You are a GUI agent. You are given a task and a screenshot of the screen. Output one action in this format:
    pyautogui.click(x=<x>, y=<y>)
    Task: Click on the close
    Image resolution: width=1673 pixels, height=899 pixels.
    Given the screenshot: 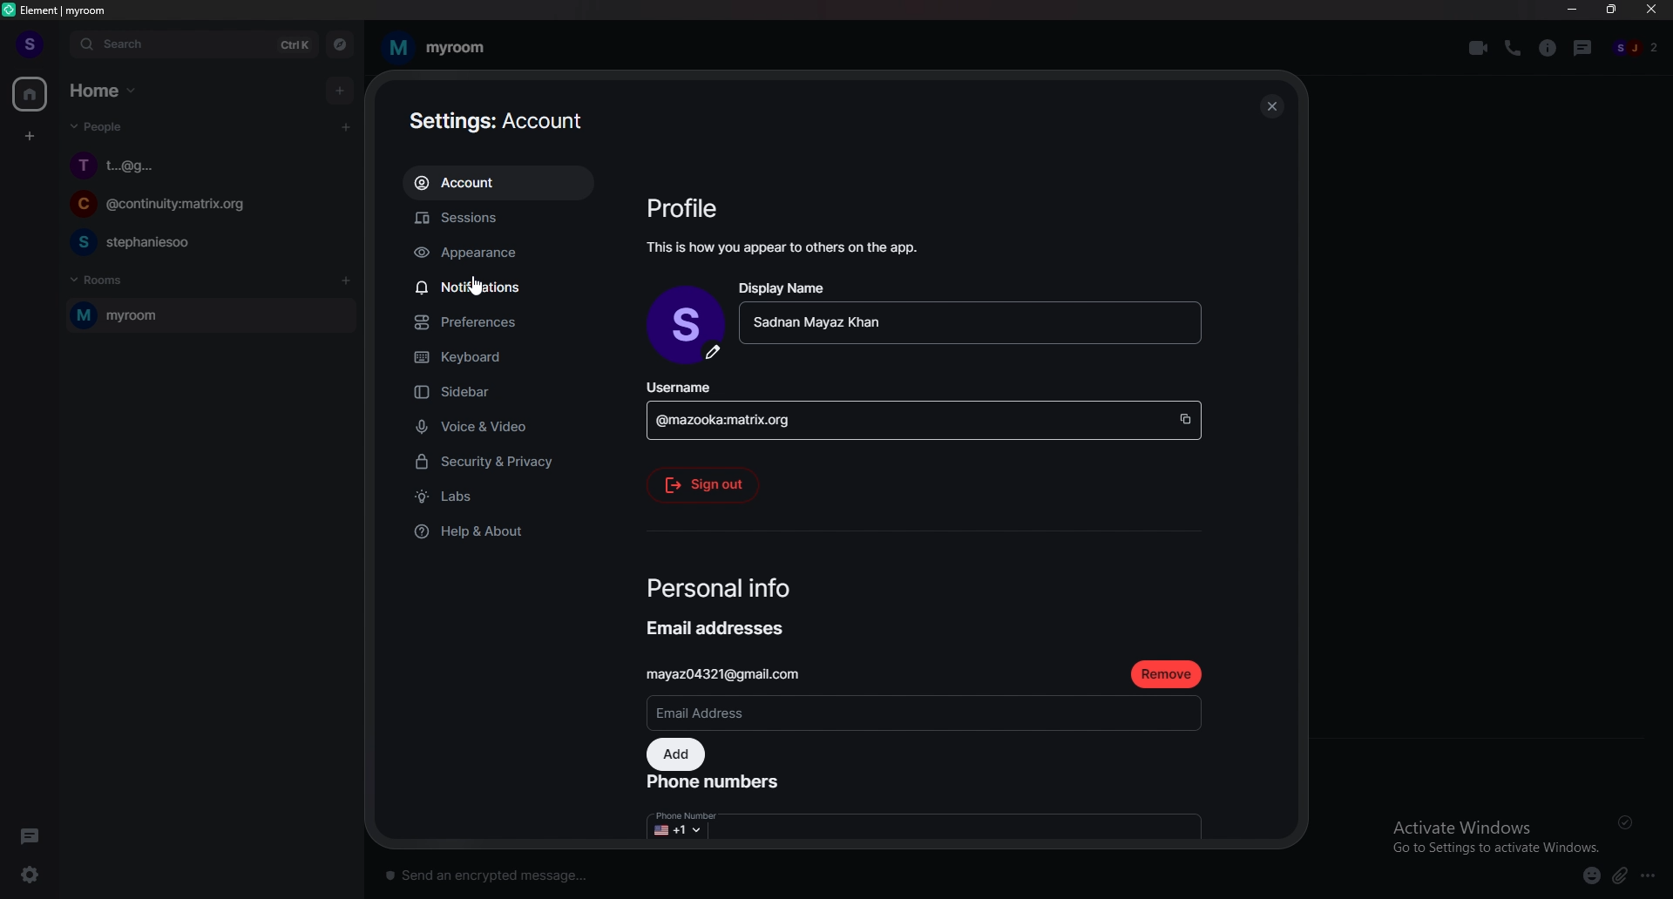 What is the action you would take?
    pyautogui.click(x=1272, y=104)
    